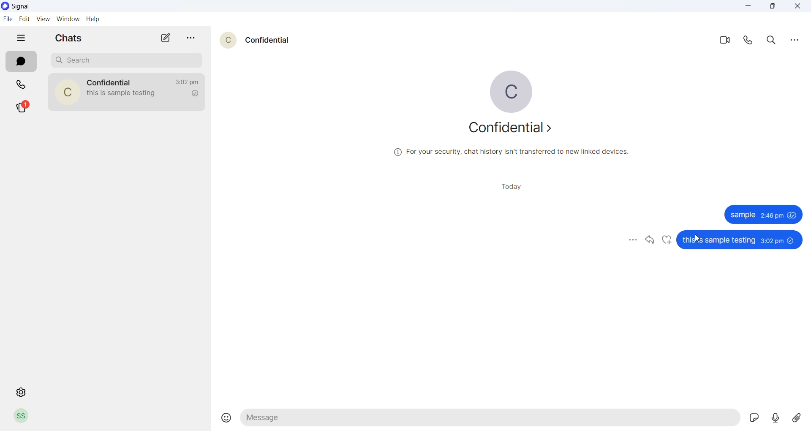 The height and width of the screenshot is (431, 811). Describe the element at coordinates (749, 41) in the screenshot. I see `call` at that location.